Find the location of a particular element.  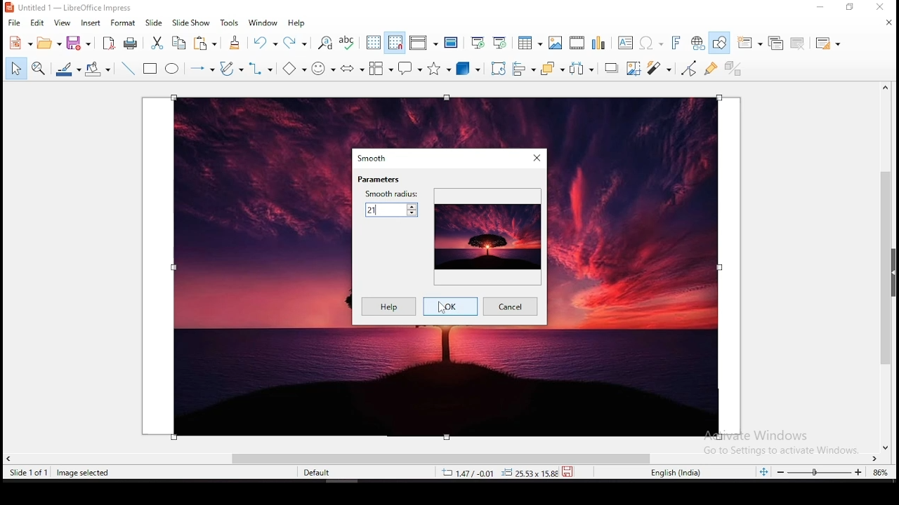

basic shapes is located at coordinates (294, 68).